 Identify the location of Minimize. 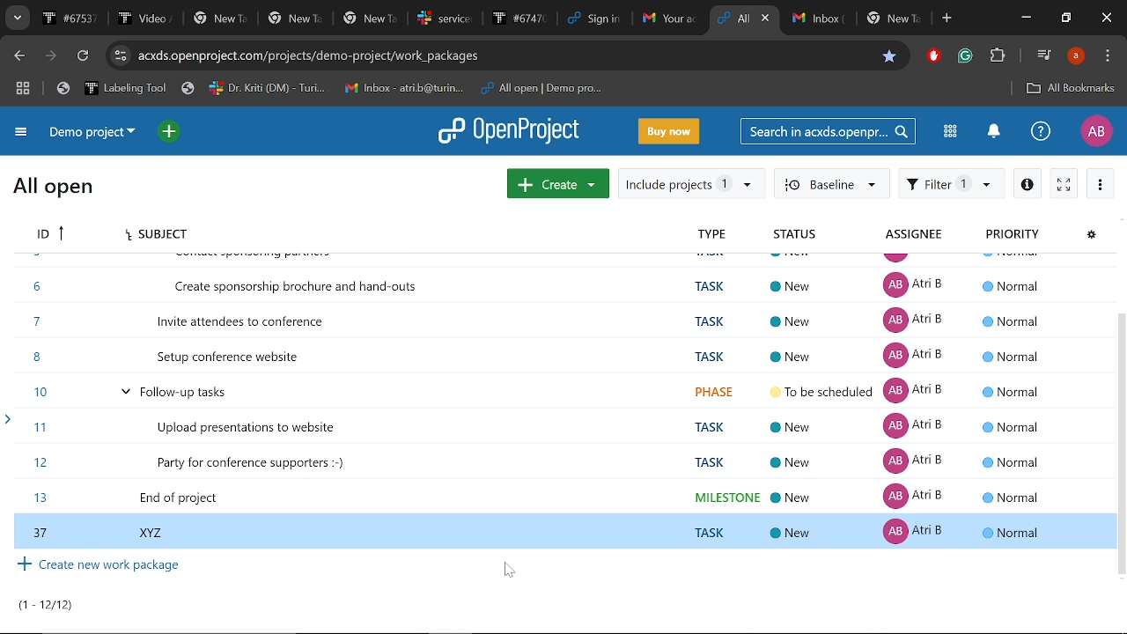
(1023, 16).